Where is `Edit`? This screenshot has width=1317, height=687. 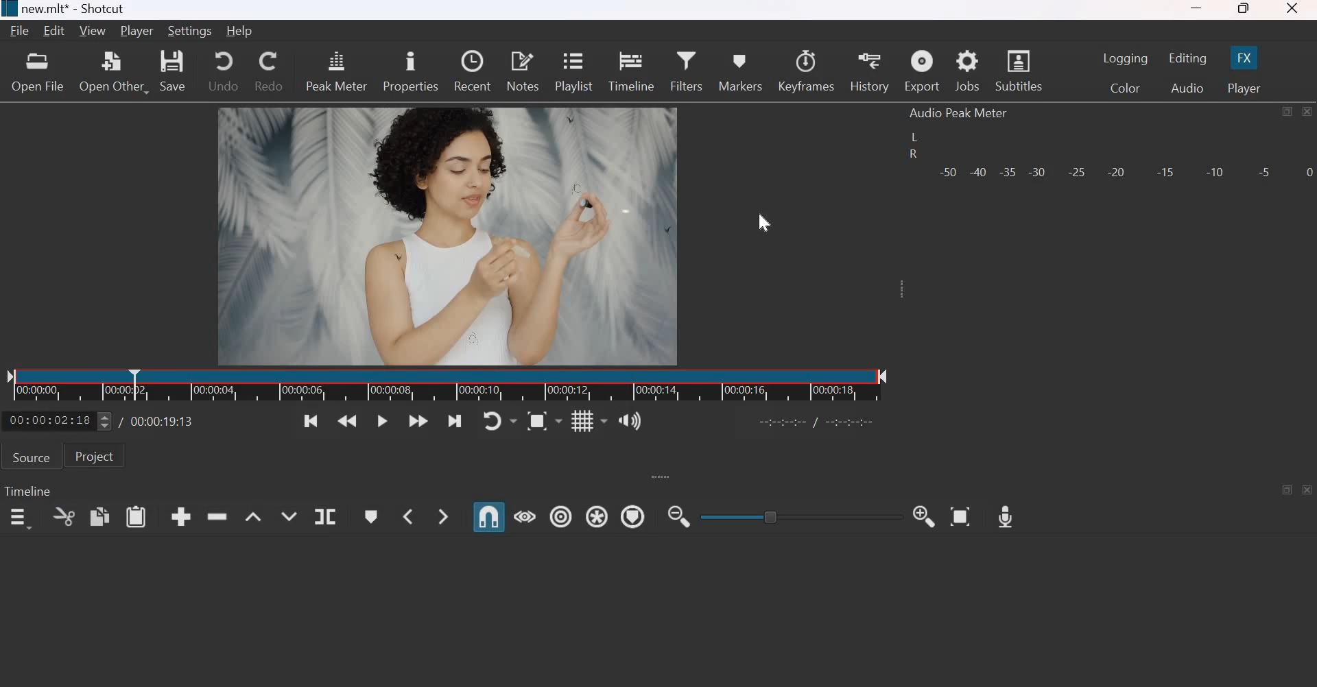
Edit is located at coordinates (56, 32).